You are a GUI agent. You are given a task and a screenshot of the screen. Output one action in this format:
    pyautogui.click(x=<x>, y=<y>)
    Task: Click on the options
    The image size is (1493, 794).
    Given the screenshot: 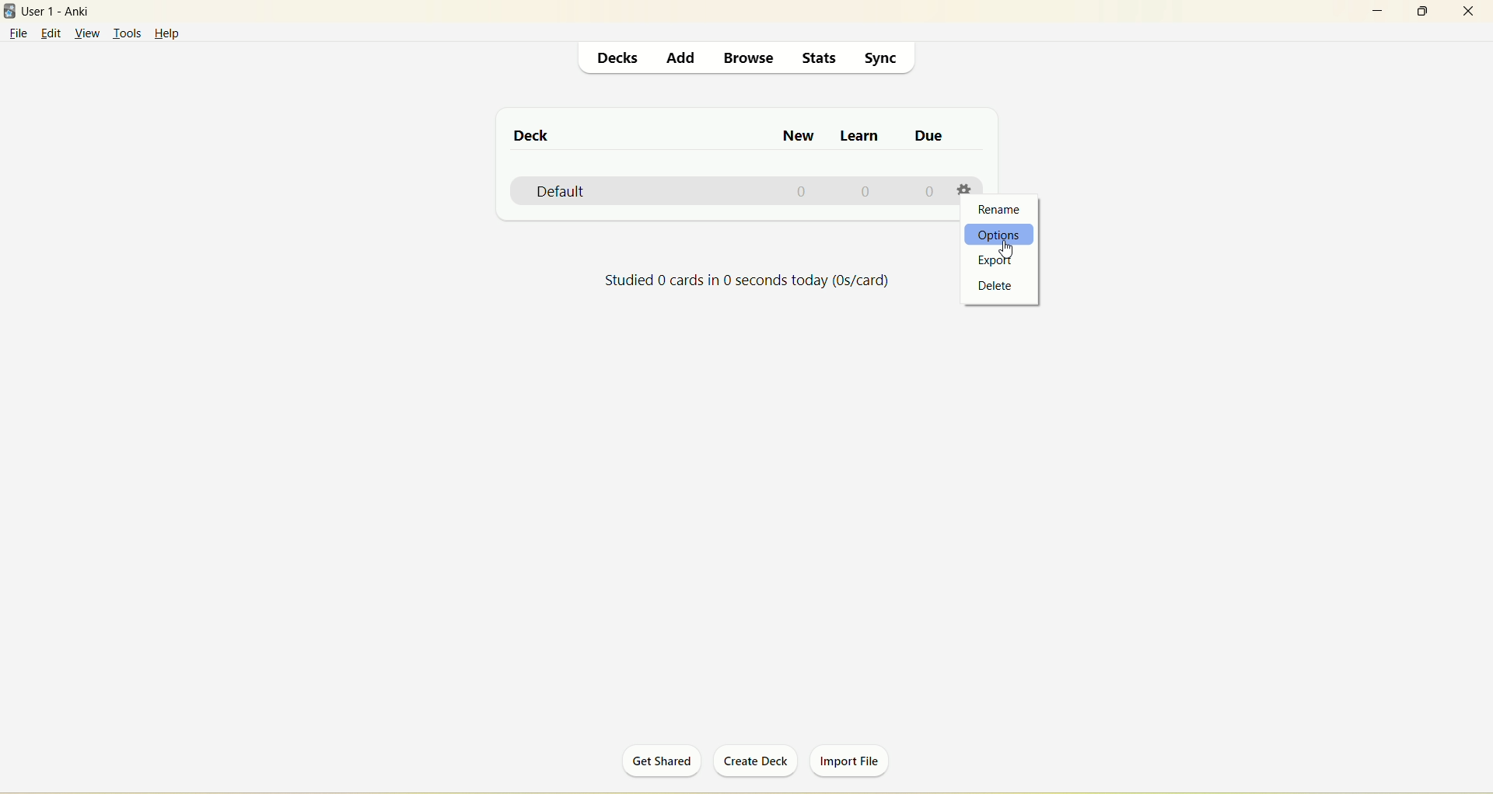 What is the action you would take?
    pyautogui.click(x=1001, y=236)
    